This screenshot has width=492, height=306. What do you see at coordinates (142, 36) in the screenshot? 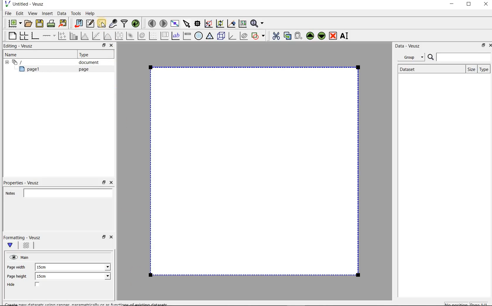
I see `plot a 2d dataset as contours` at bounding box center [142, 36].